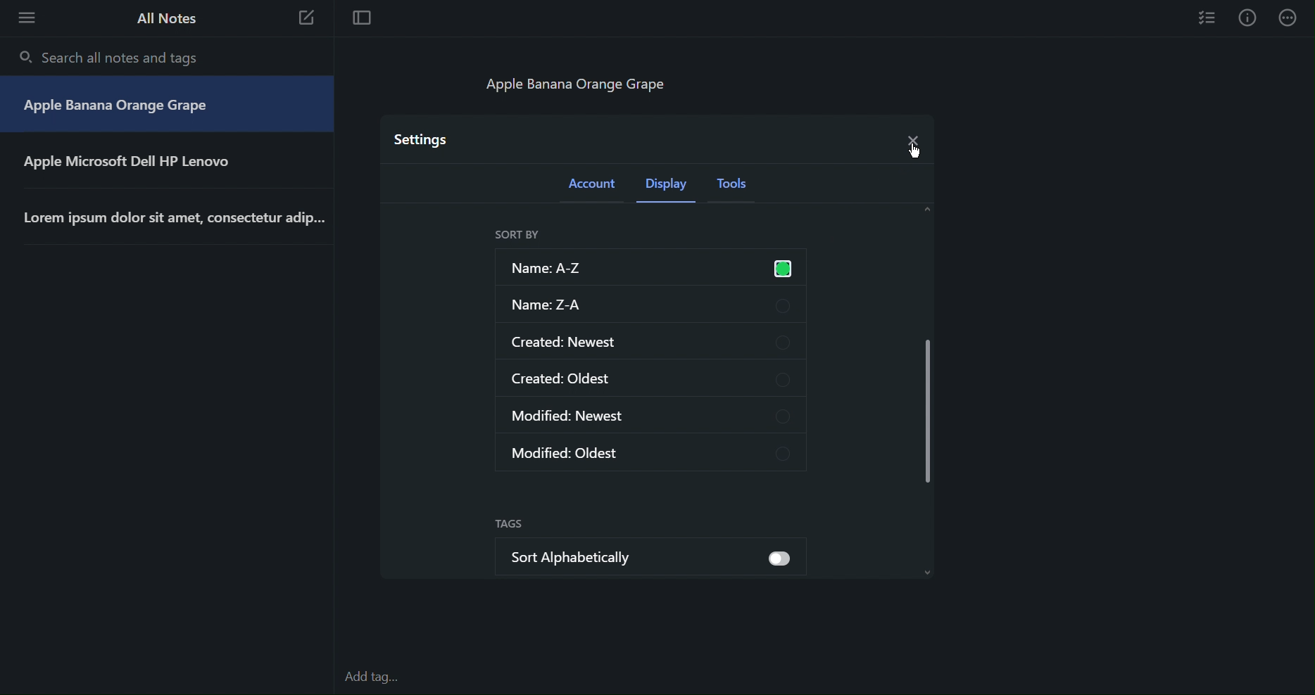  I want to click on Apple Banana Orange Grape, so click(585, 84).